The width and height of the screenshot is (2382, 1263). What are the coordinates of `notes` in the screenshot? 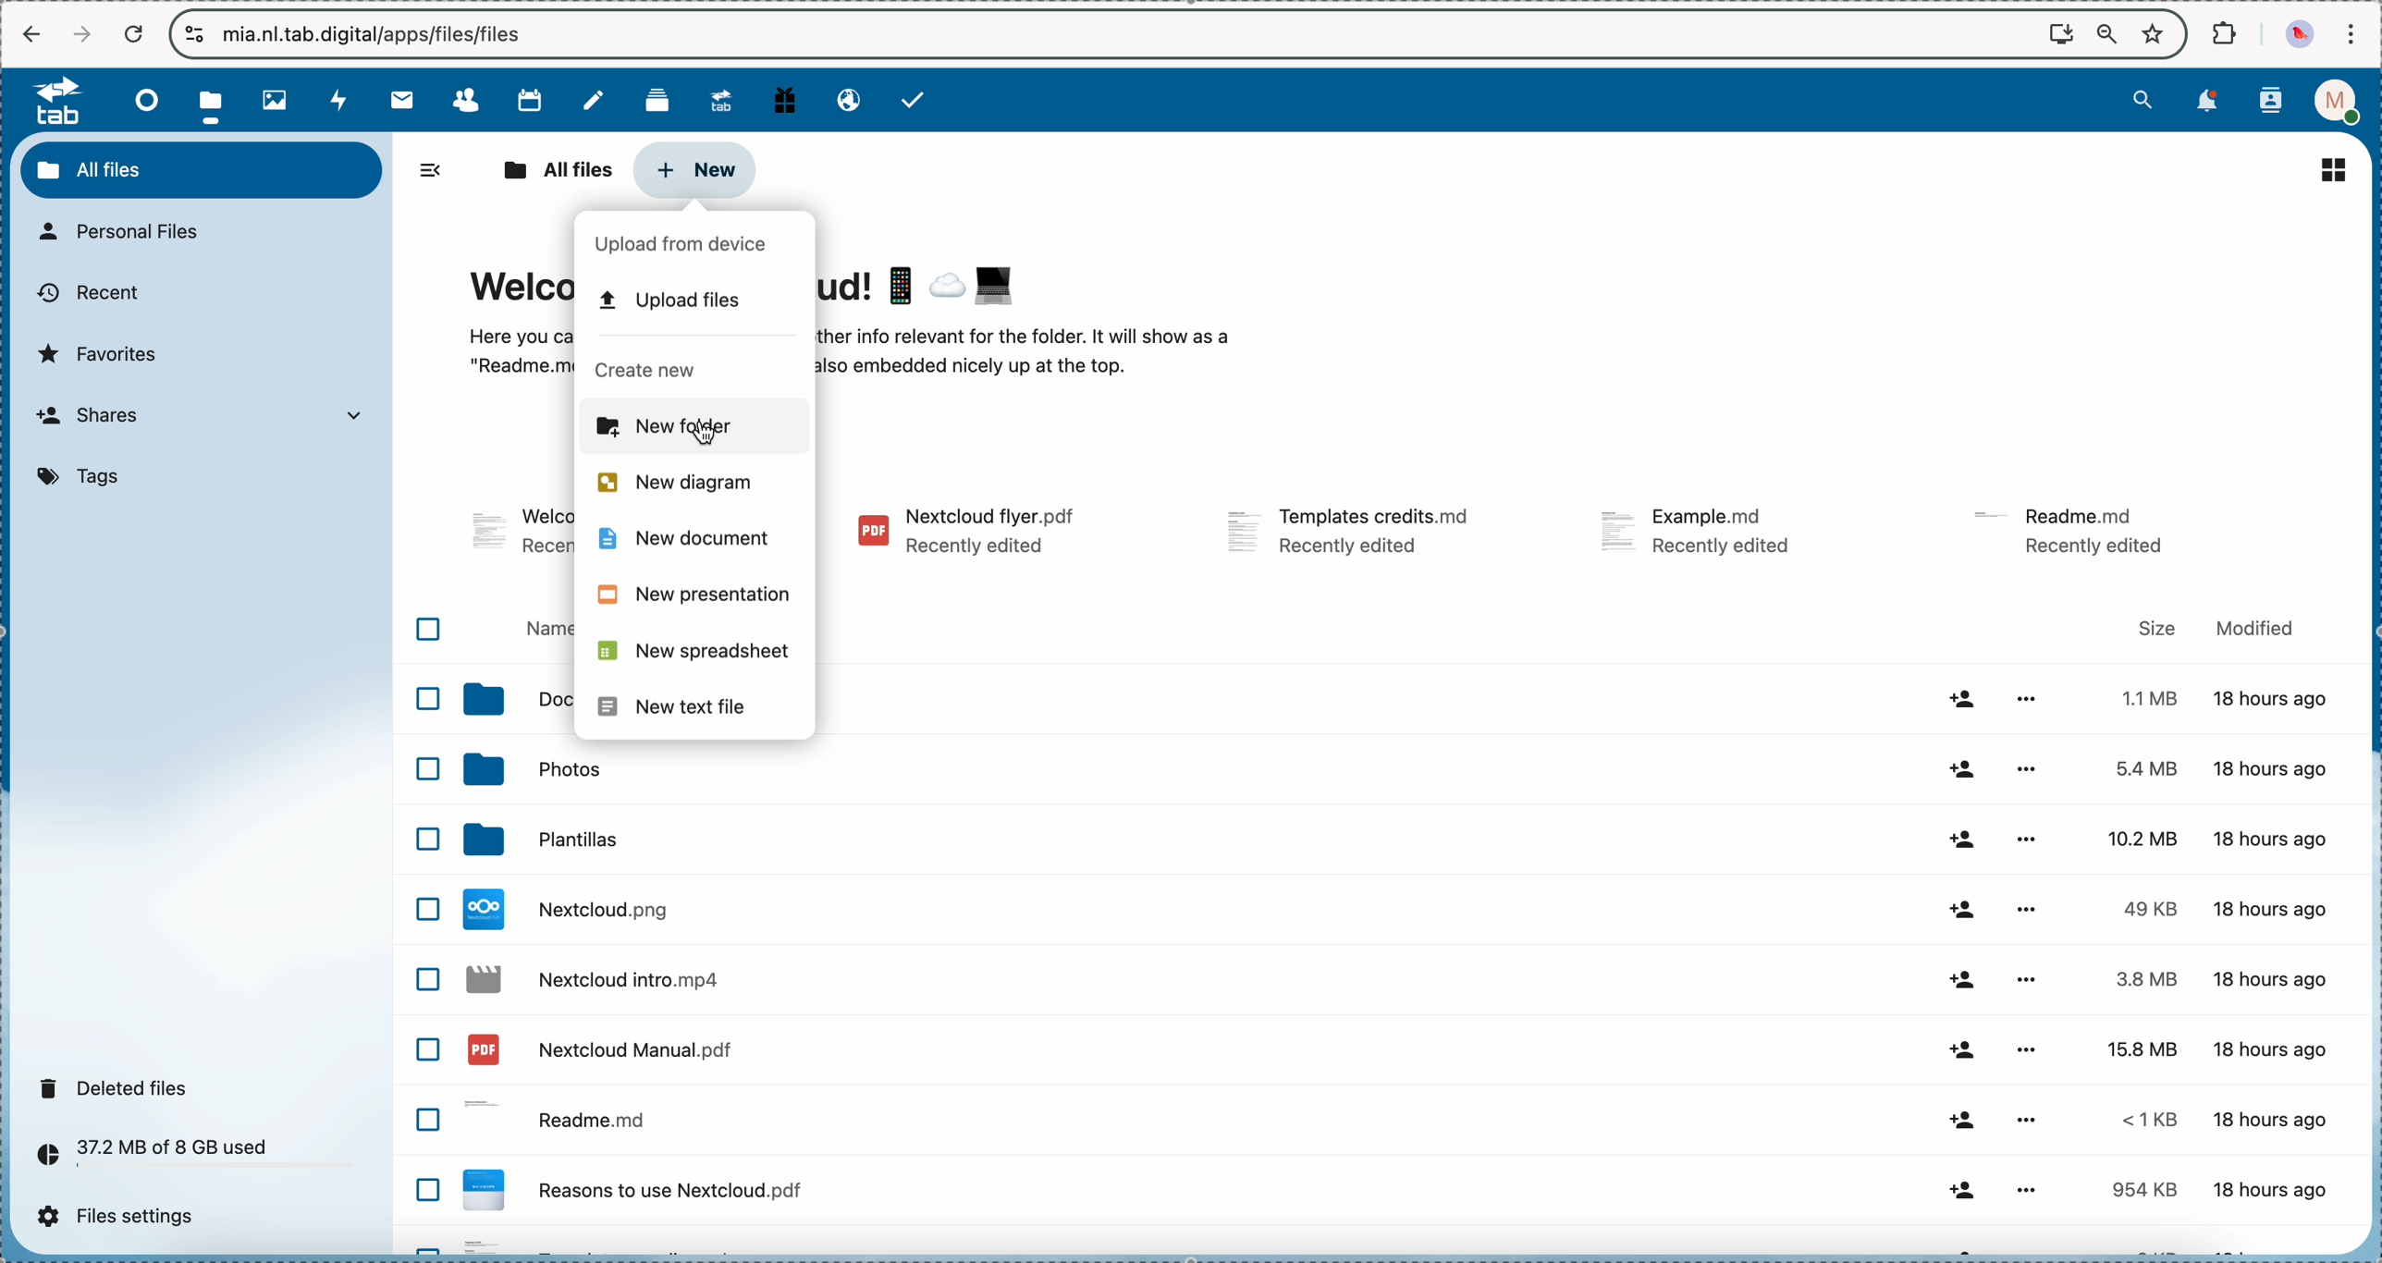 It's located at (597, 101).